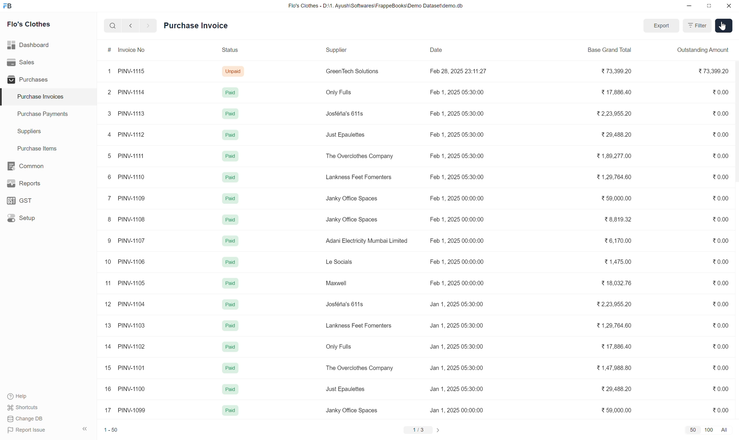  What do you see at coordinates (610, 50) in the screenshot?
I see `Base Grand Total` at bounding box center [610, 50].